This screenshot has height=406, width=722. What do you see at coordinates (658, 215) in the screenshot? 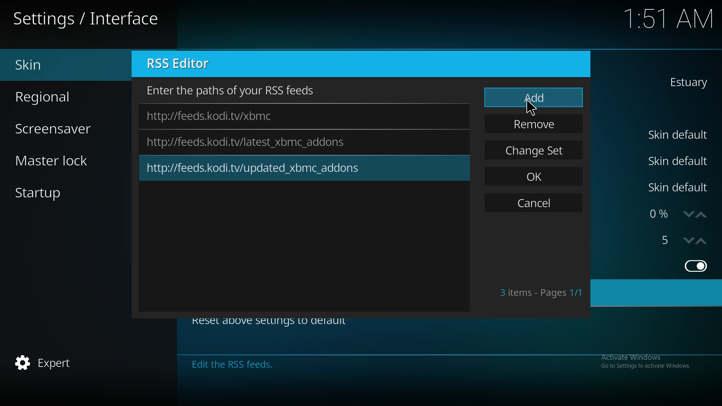
I see `zoom` at bounding box center [658, 215].